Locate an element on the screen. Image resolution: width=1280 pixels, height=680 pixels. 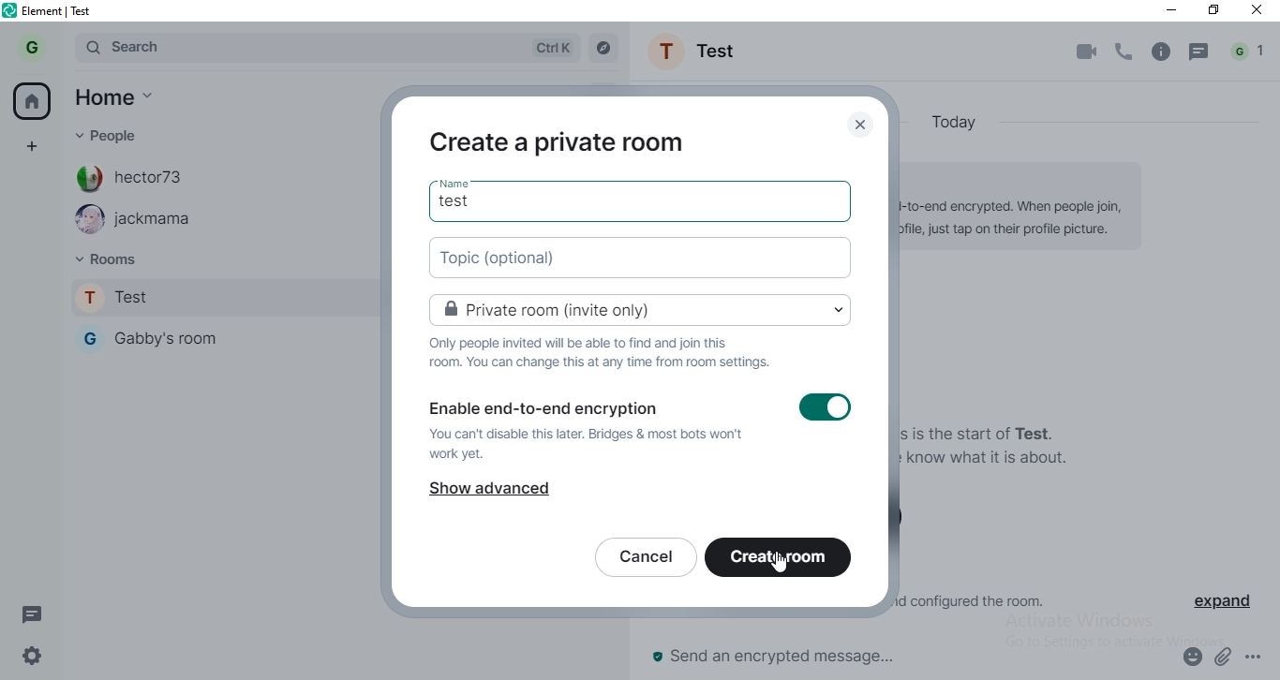
home is located at coordinates (32, 97).